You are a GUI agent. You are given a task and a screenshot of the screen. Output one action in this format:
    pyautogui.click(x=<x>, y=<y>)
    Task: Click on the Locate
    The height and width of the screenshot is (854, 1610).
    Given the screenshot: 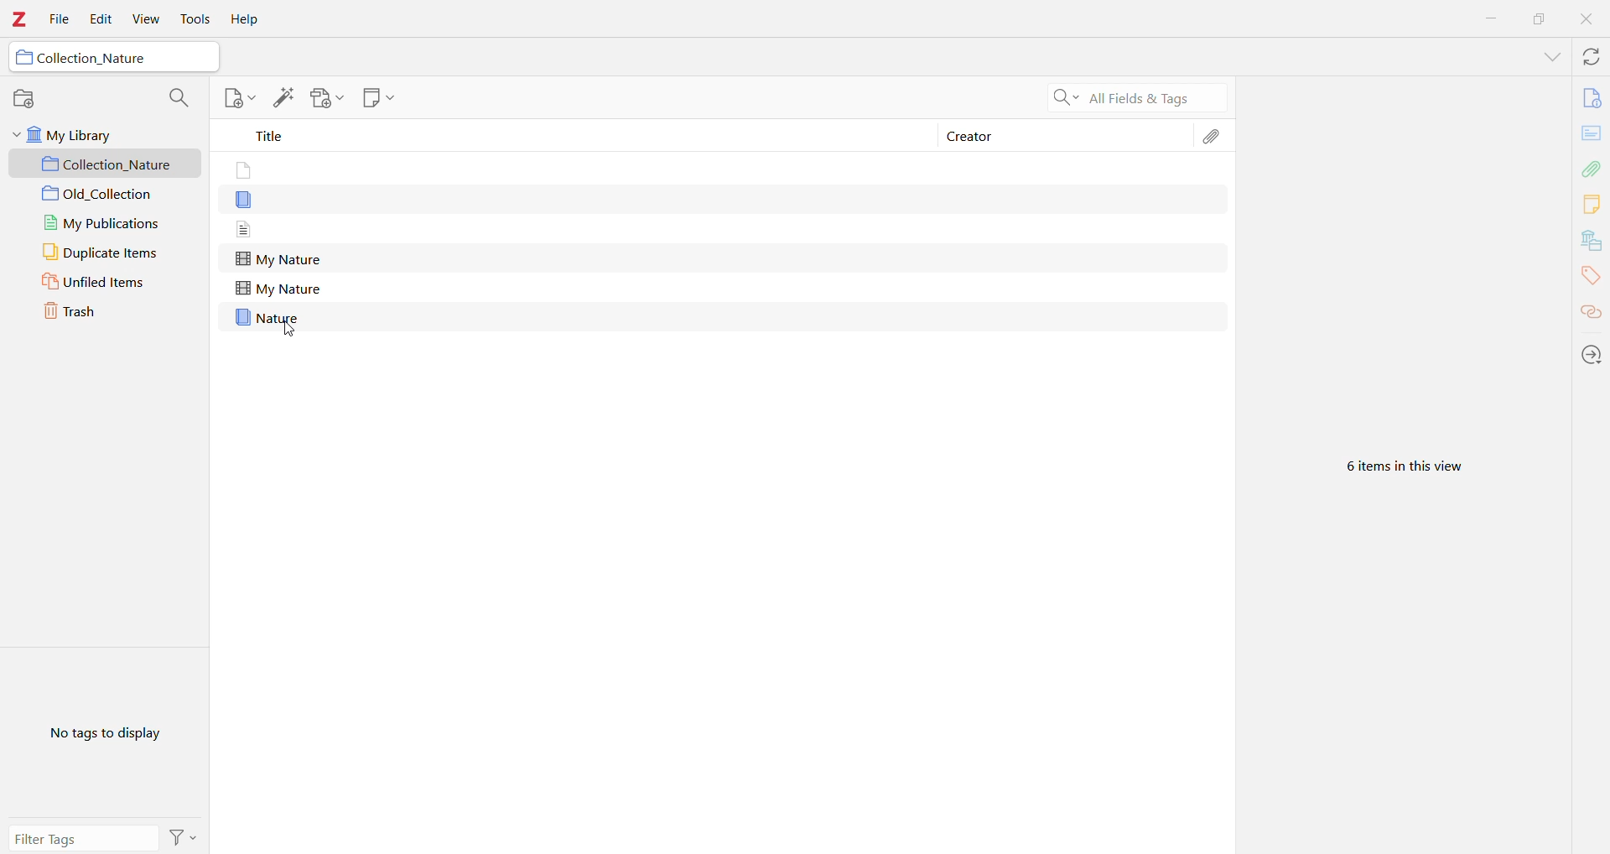 What is the action you would take?
    pyautogui.click(x=1592, y=356)
    